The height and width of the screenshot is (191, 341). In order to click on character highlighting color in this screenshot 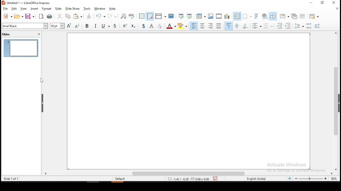, I will do `click(183, 26)`.